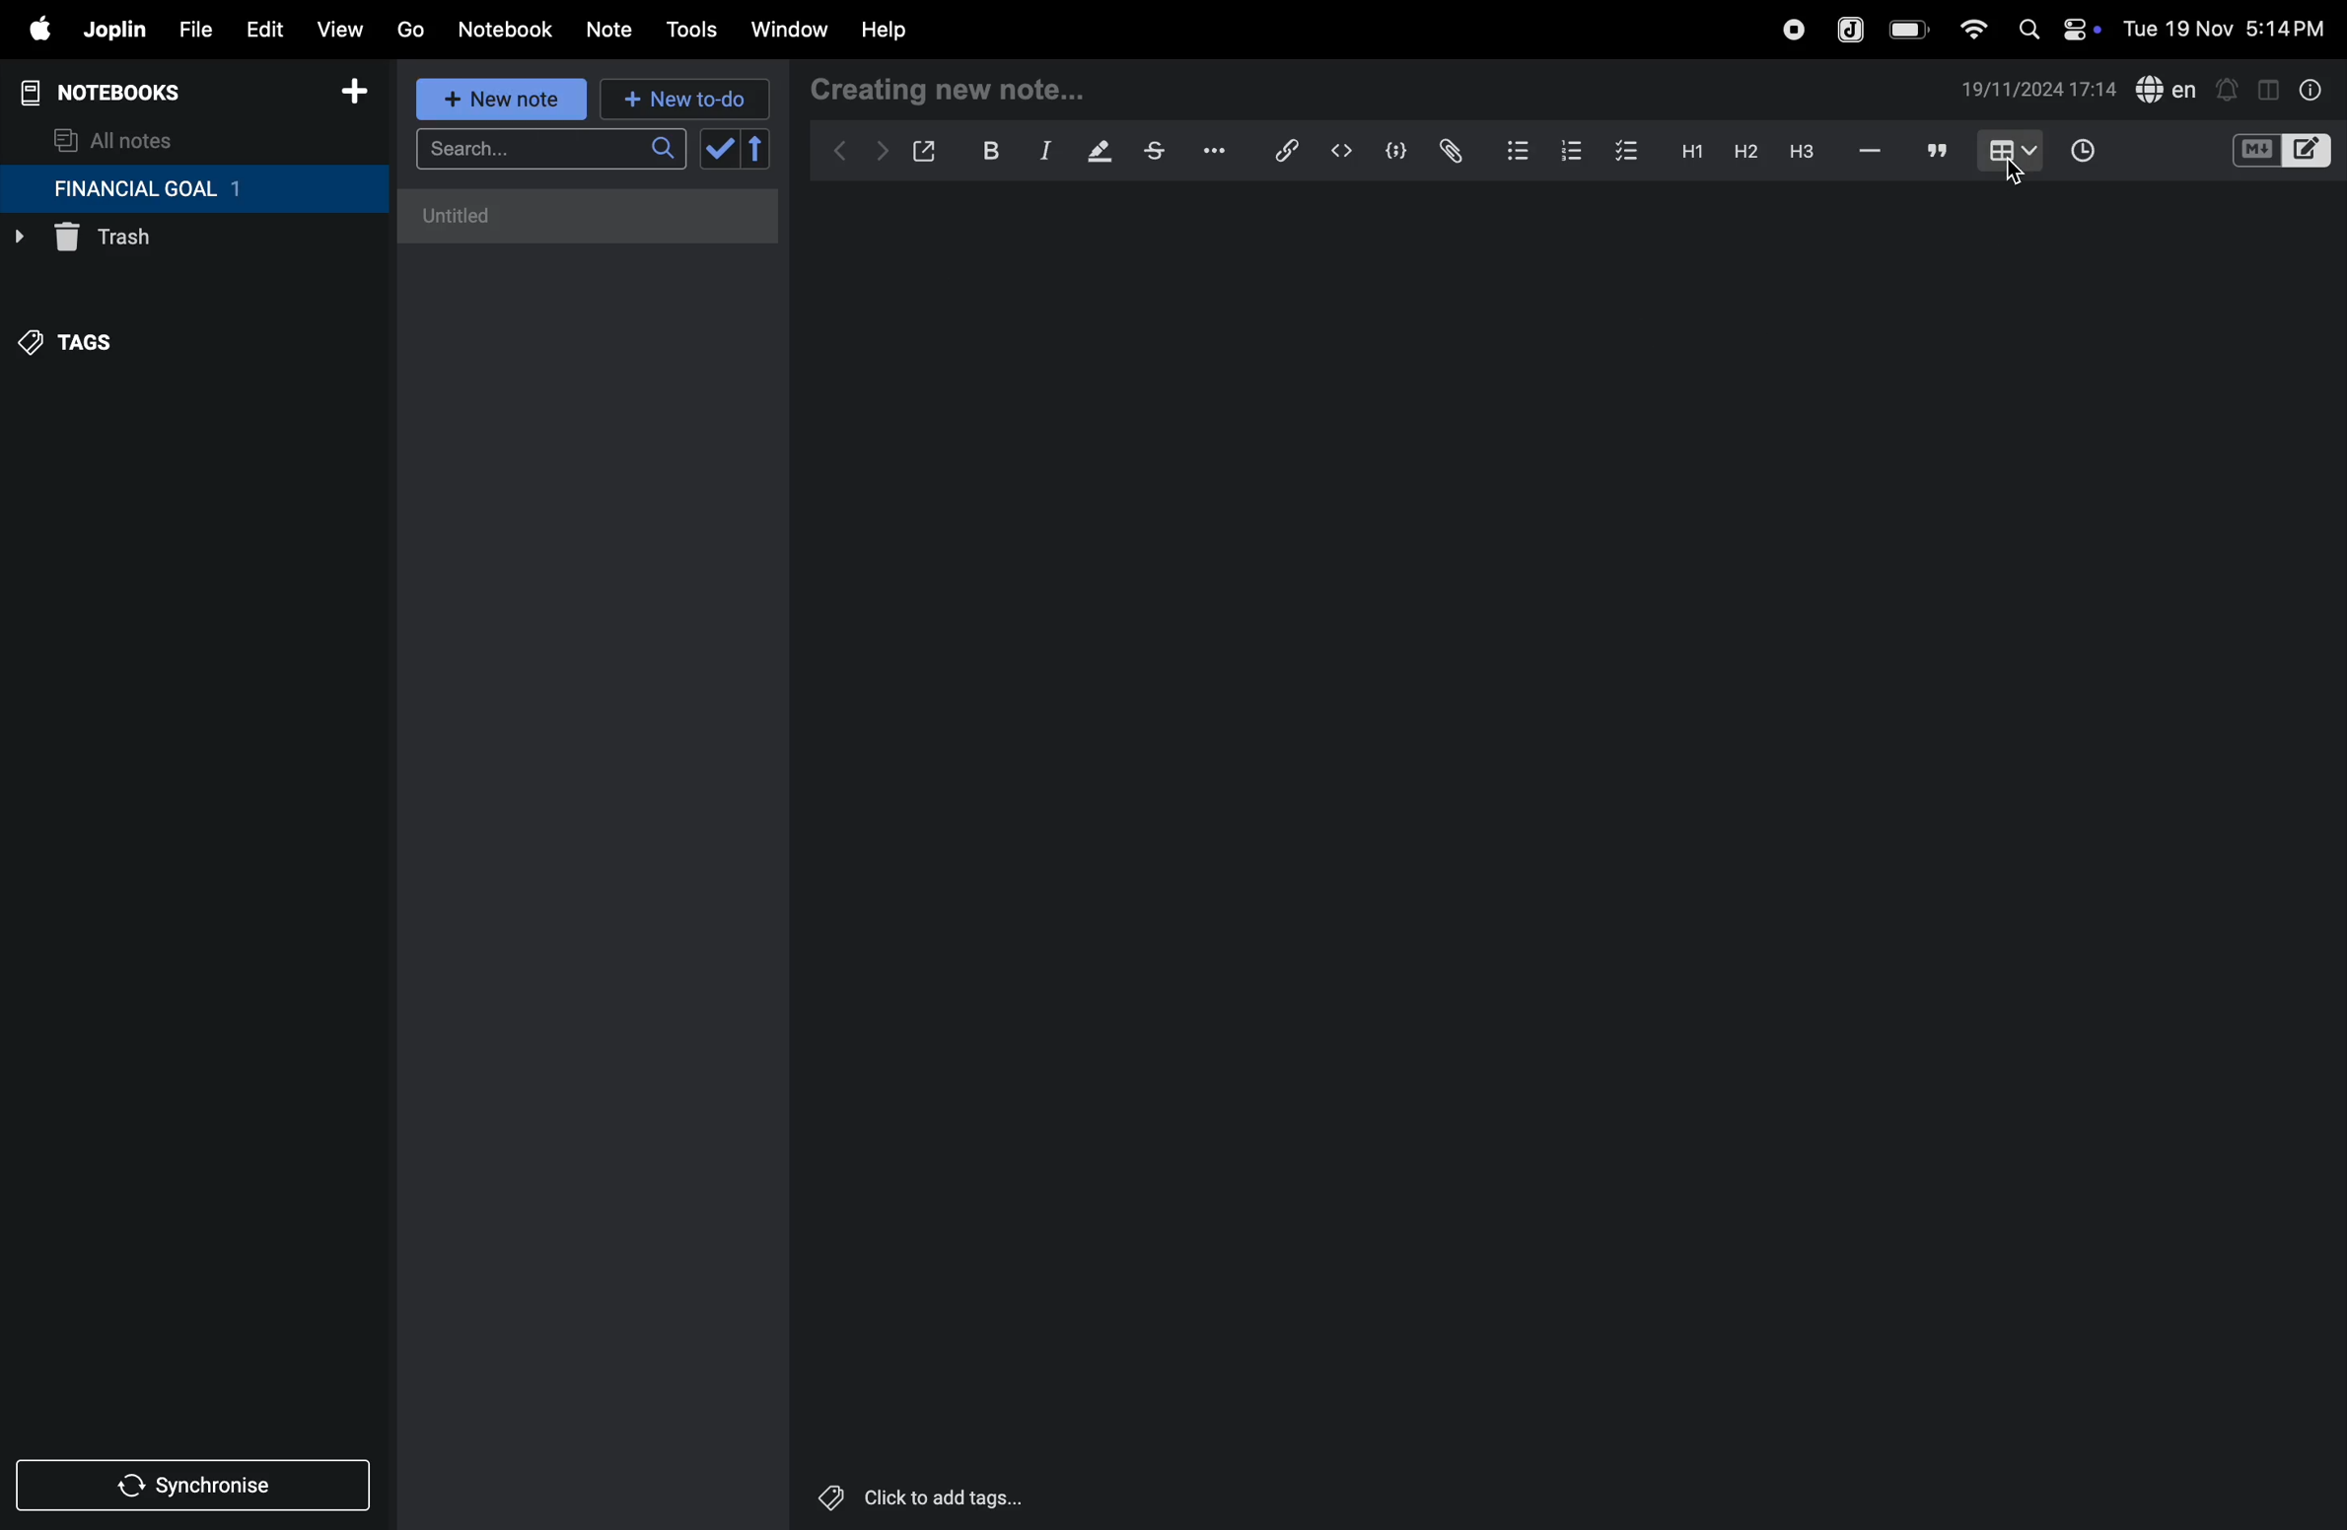  I want to click on joplin, so click(1852, 28).